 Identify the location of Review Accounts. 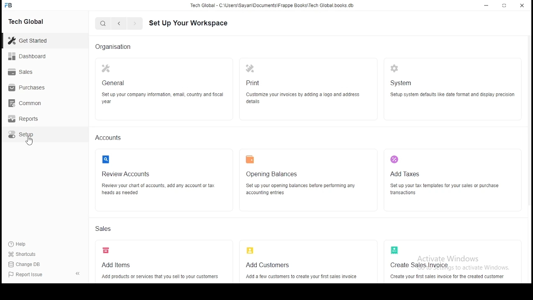
(163, 176).